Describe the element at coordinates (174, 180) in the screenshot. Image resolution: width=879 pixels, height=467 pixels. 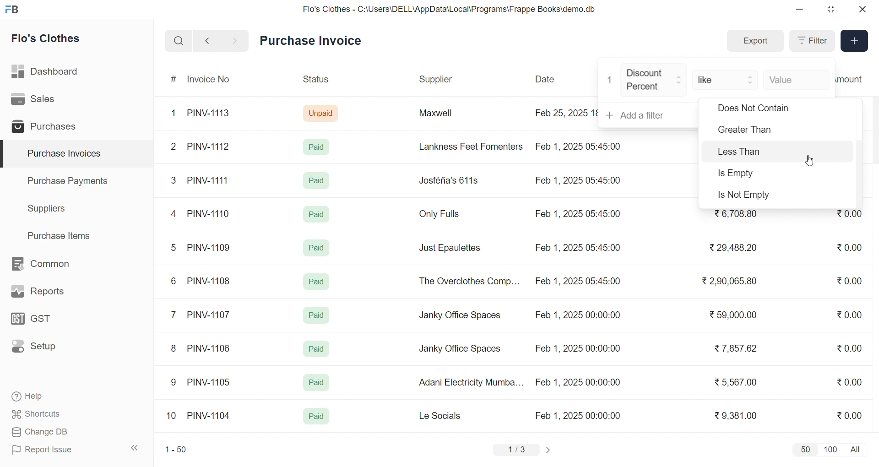
I see `3` at that location.